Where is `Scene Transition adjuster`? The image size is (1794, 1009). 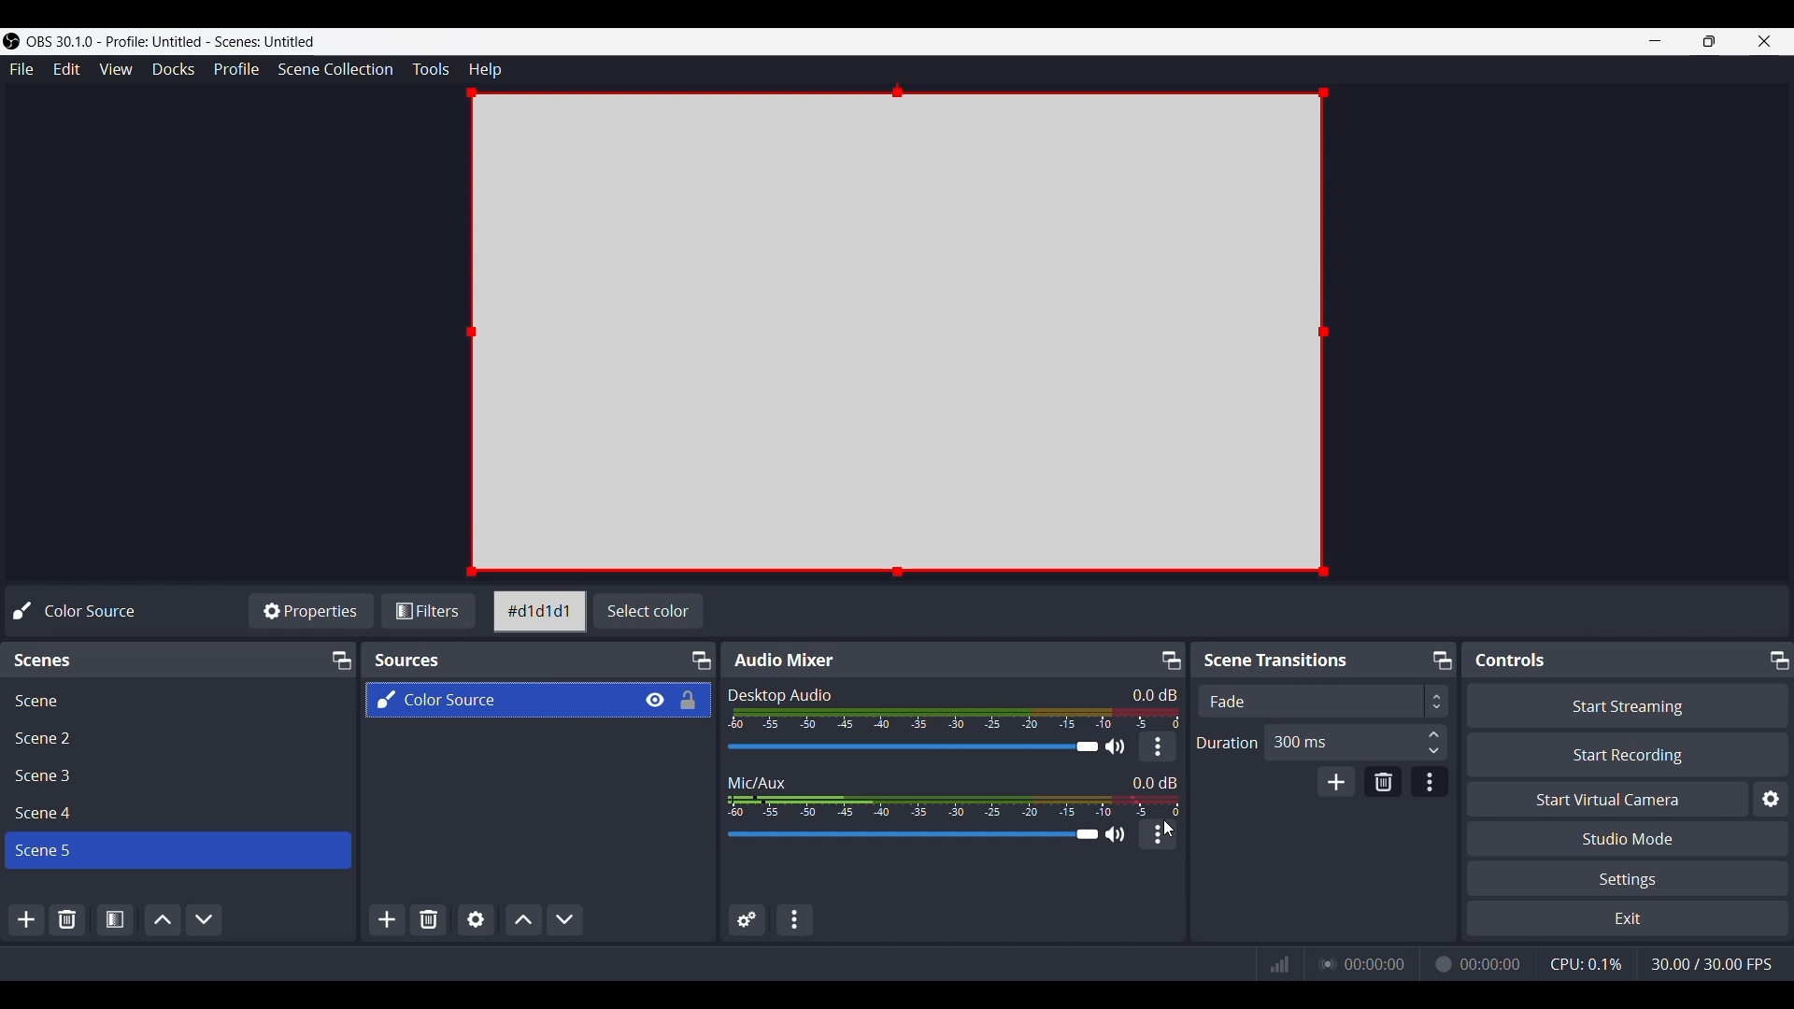 Scene Transition adjuster is located at coordinates (1320, 701).